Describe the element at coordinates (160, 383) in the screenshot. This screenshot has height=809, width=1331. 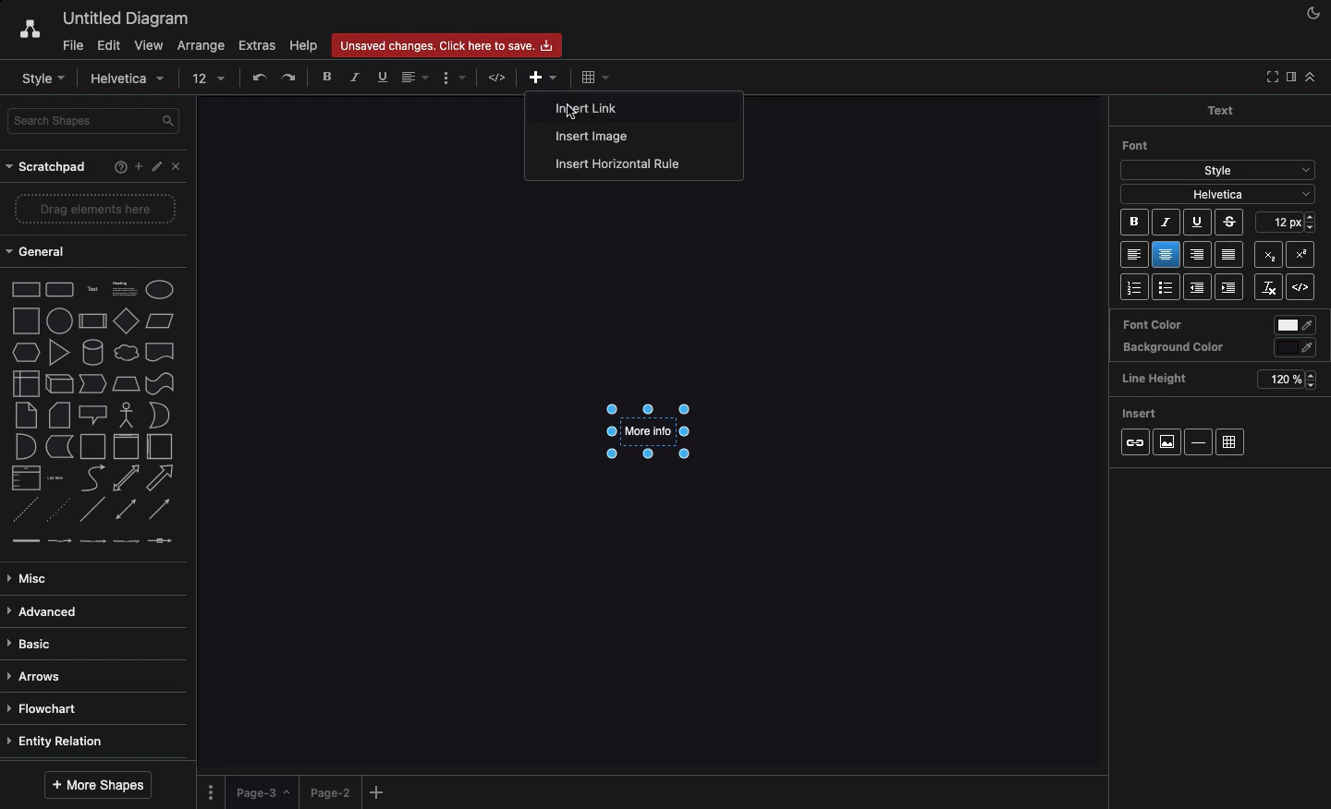
I see `tape` at that location.